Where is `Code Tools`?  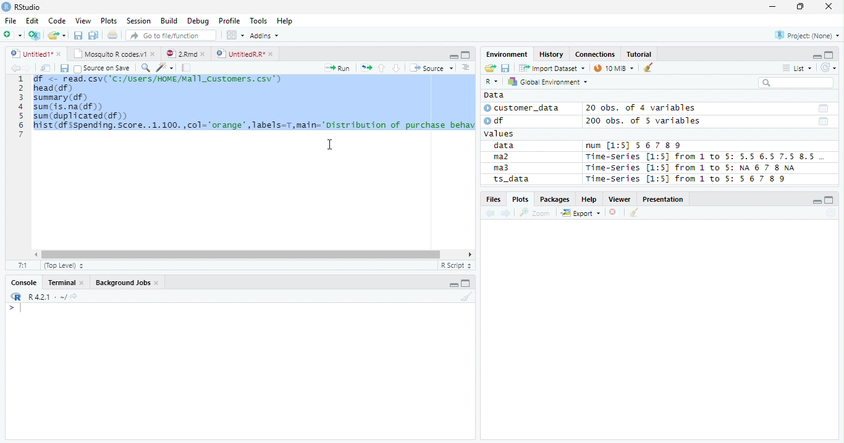 Code Tools is located at coordinates (164, 68).